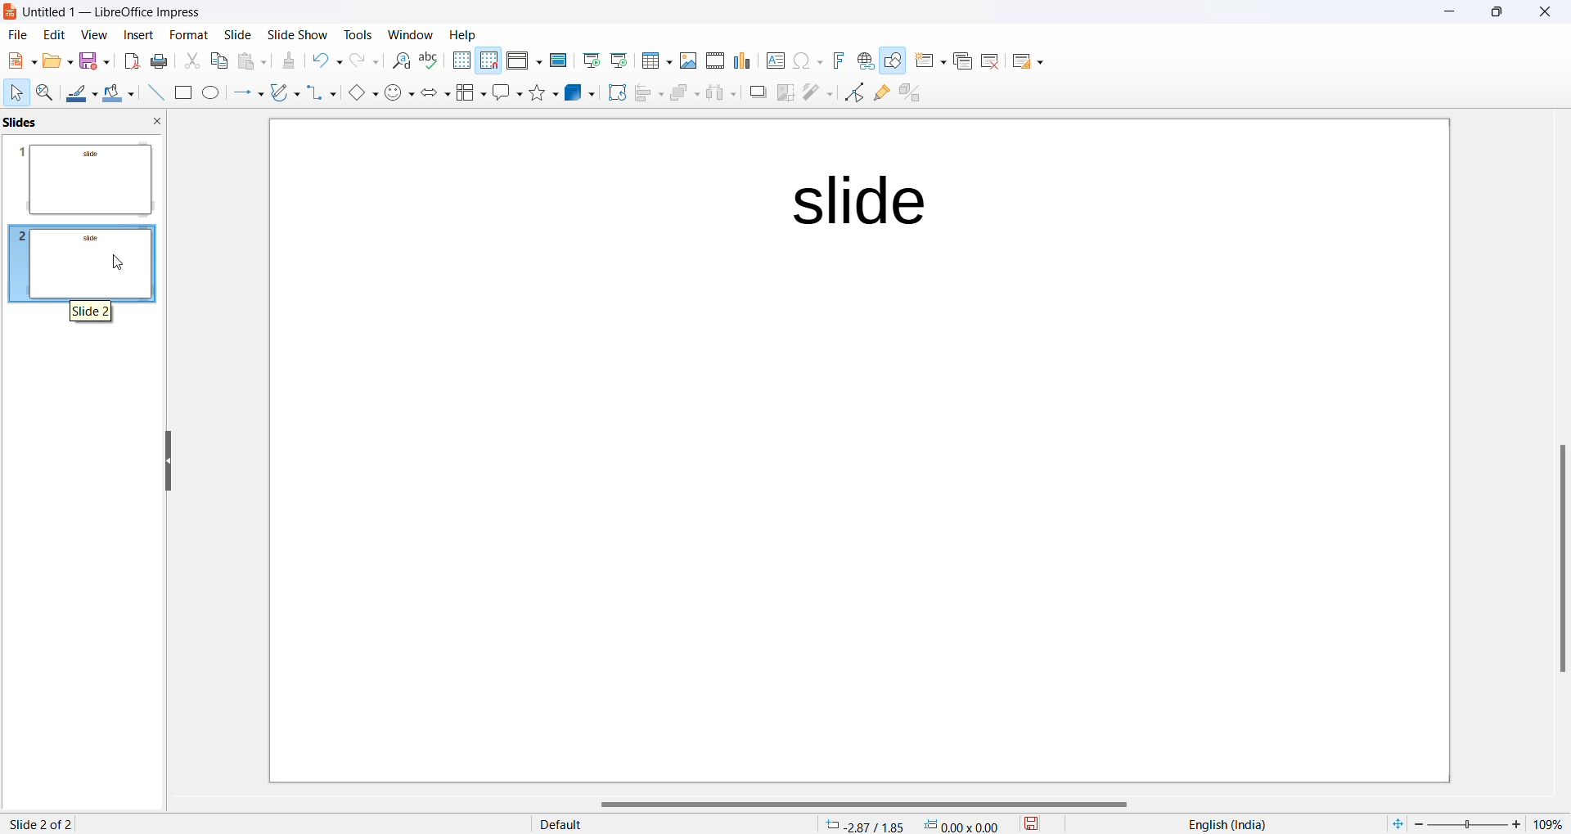  Describe the element at coordinates (119, 263) in the screenshot. I see `cursor` at that location.